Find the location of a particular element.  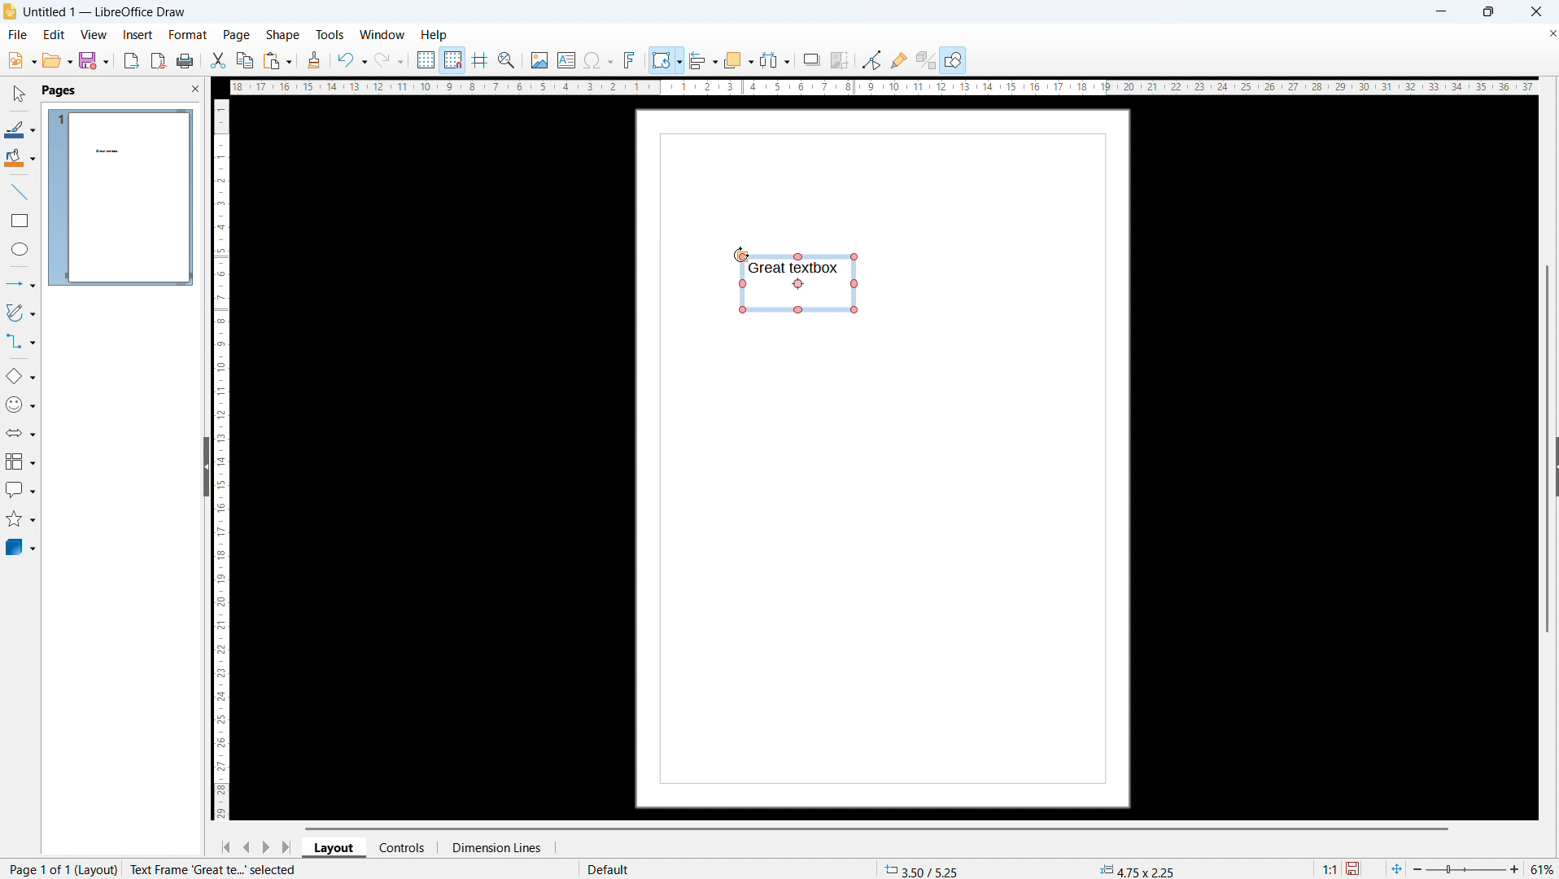

undo is located at coordinates (352, 59).